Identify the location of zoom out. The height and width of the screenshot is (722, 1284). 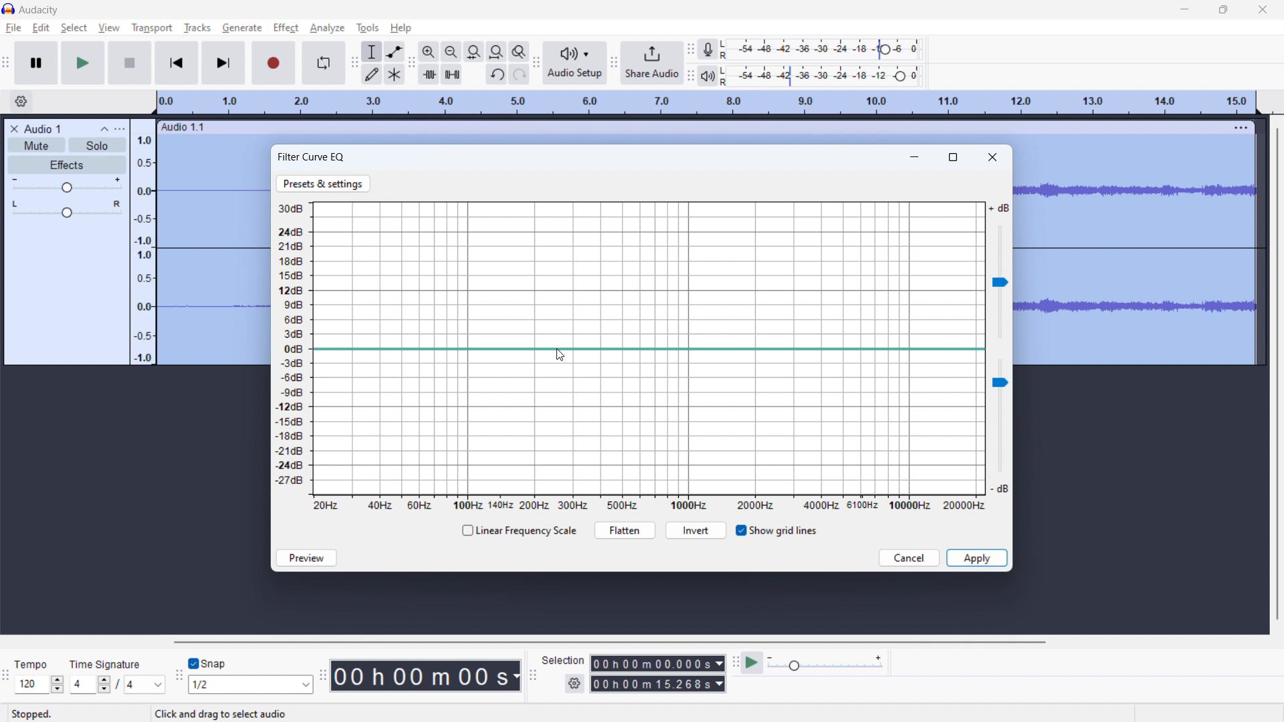
(451, 51).